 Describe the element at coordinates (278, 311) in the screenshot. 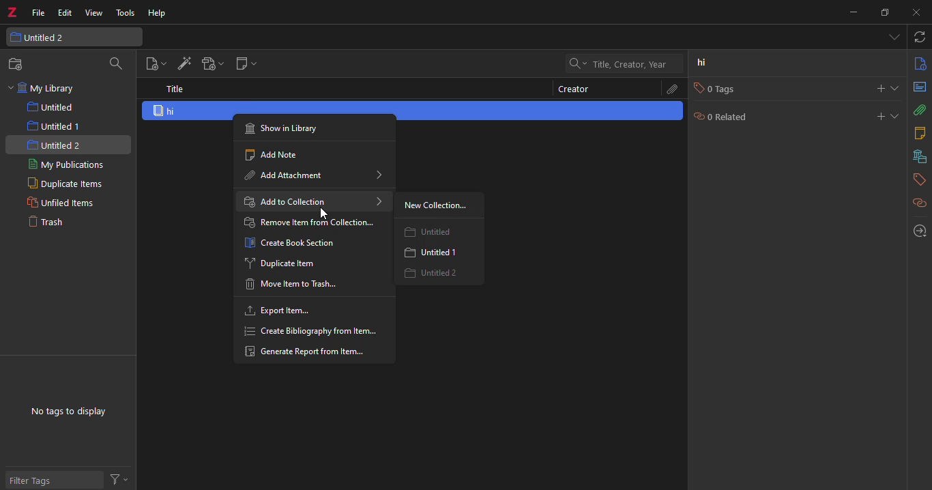

I see `export item` at that location.